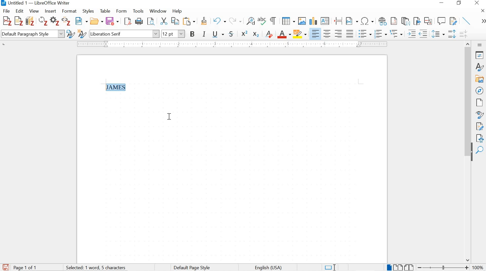  Describe the element at coordinates (478, 138) in the screenshot. I see `accessibility check` at that location.